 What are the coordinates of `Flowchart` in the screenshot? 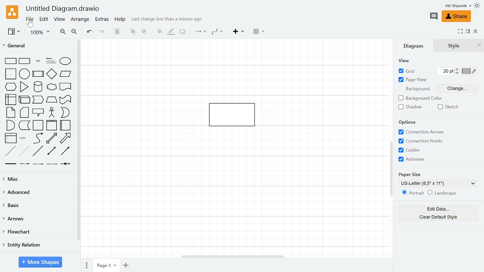 It's located at (40, 232).